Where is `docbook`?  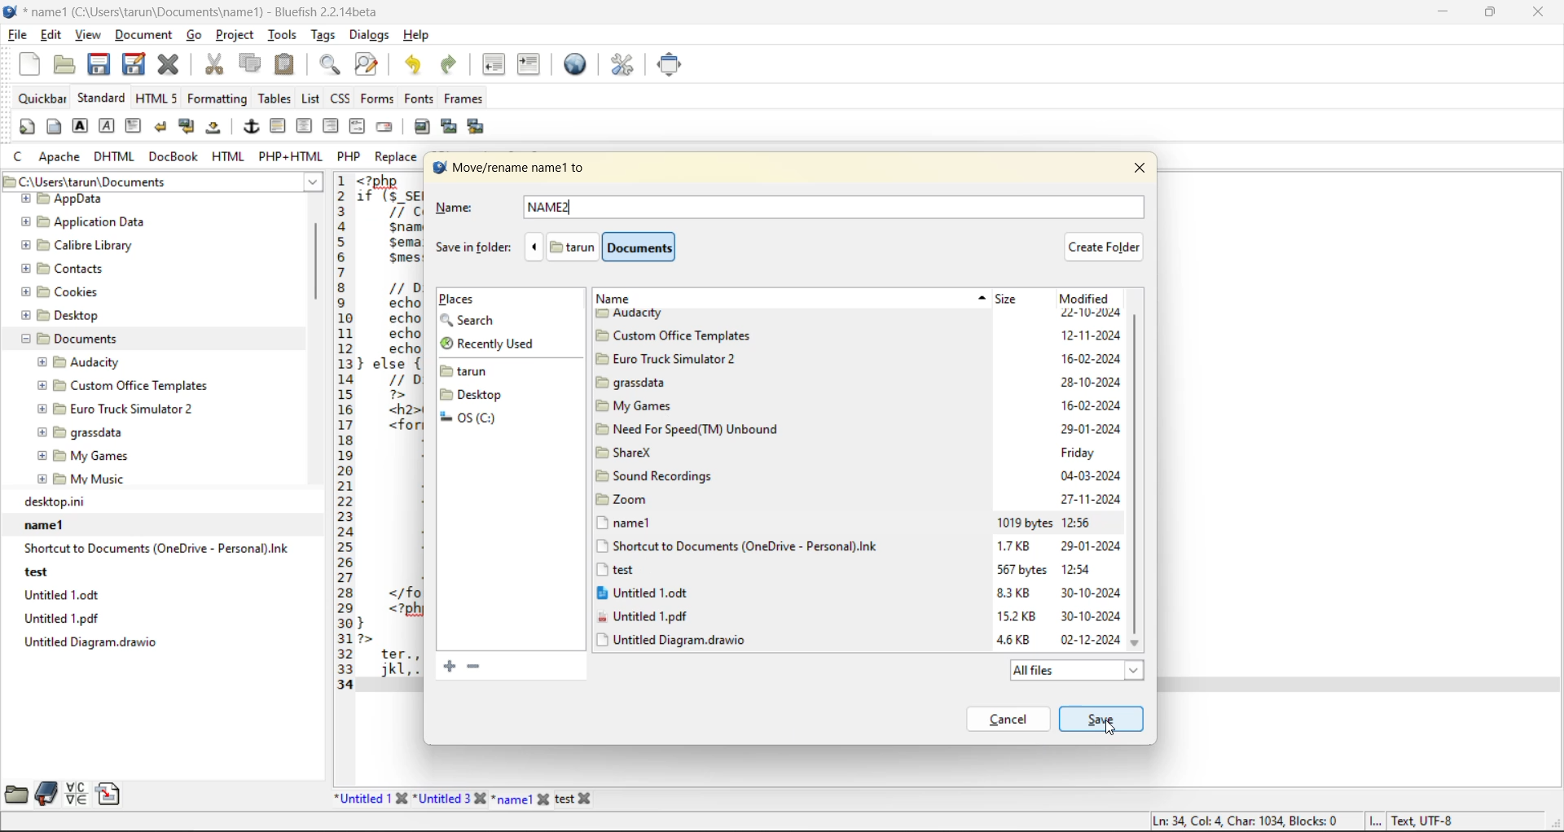
docbook is located at coordinates (174, 157).